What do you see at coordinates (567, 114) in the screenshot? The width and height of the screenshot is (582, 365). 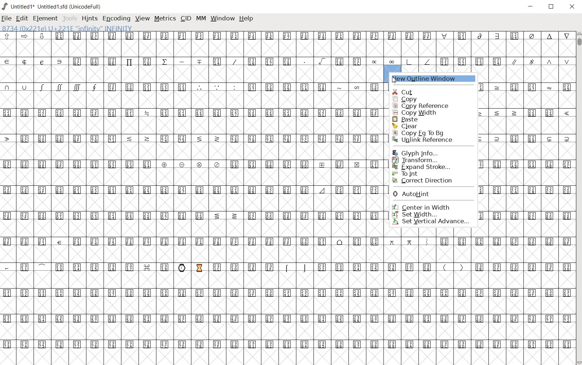 I see `symbol` at bounding box center [567, 114].